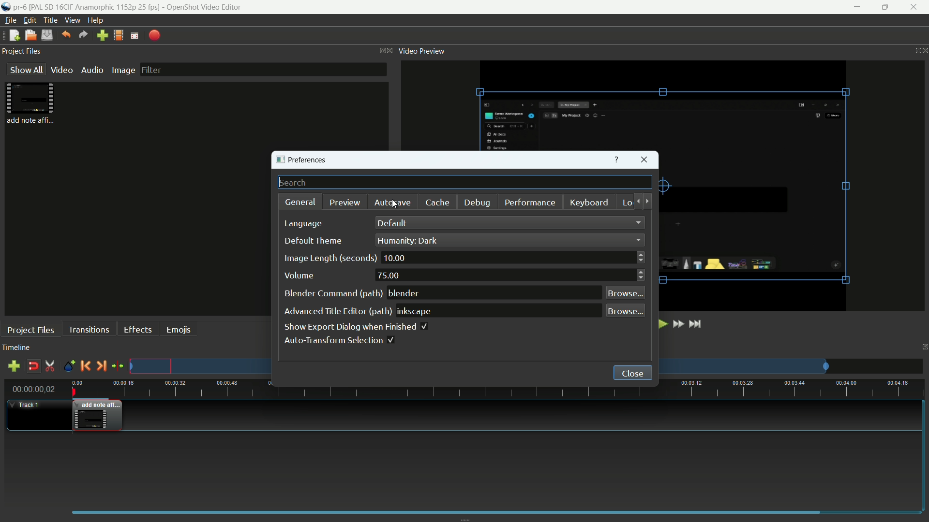  I want to click on export, so click(155, 36).